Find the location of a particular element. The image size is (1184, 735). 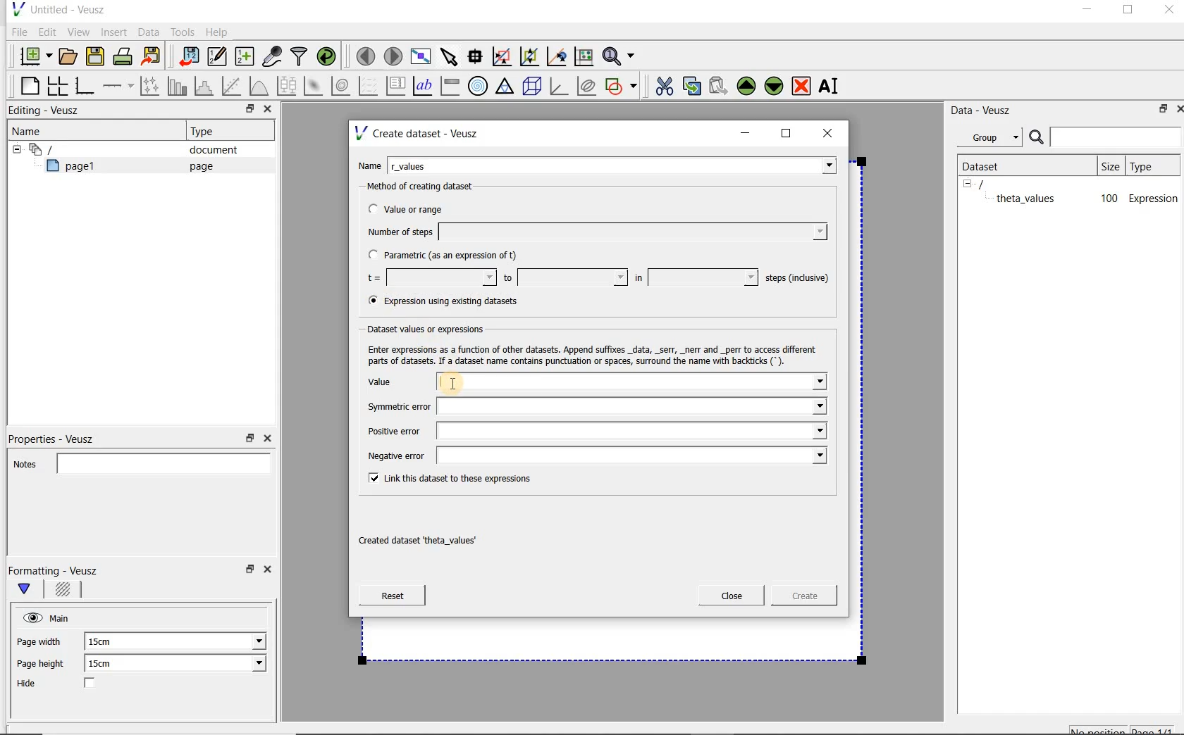

Read data points on the graph is located at coordinates (477, 57).